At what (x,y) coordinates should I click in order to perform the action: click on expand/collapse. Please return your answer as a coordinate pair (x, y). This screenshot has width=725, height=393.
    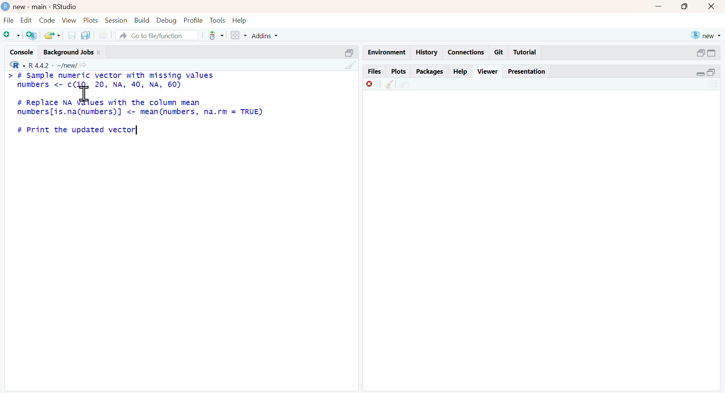
    Looking at the image, I should click on (711, 53).